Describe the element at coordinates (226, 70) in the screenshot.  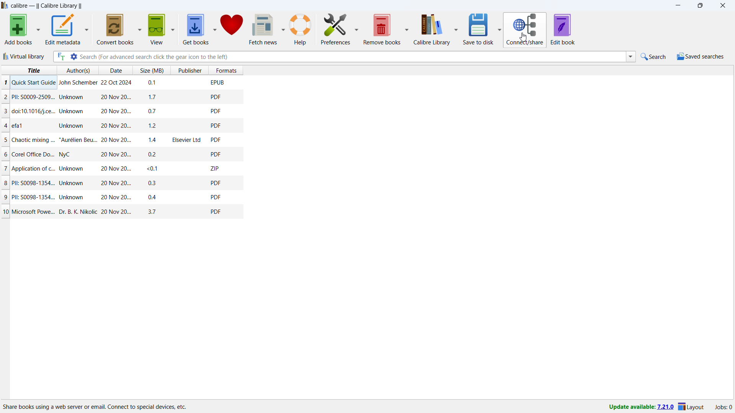
I see `sort by formats` at that location.